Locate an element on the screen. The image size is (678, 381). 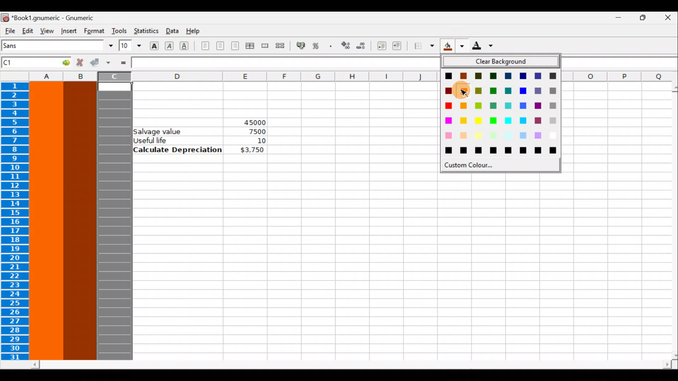
Centre horizontally across selection is located at coordinates (250, 47).